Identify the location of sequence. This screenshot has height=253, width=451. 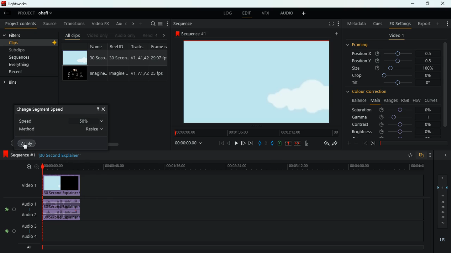
(191, 33).